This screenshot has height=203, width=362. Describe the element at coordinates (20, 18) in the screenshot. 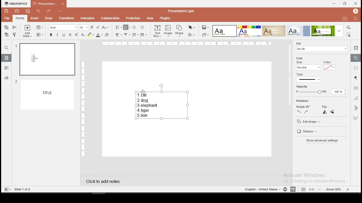

I see `home` at that location.